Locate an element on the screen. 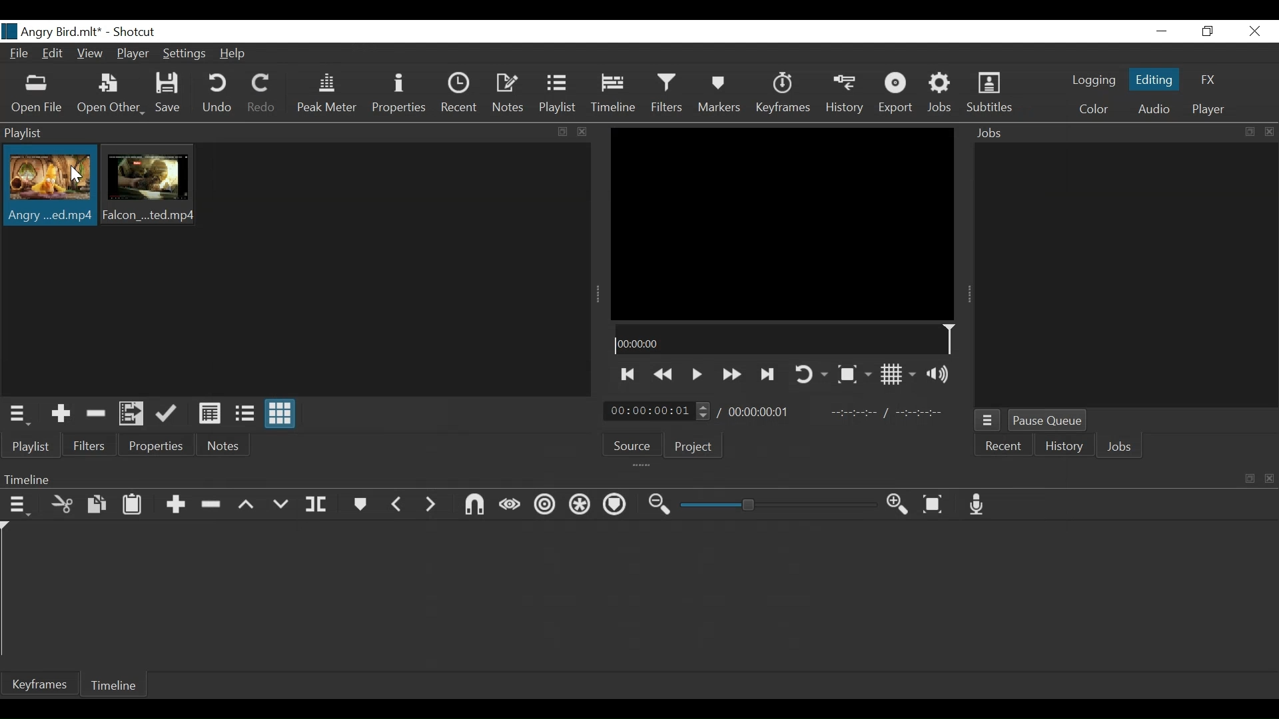 Image resolution: width=1279 pixels, height=719 pixels. Peak Meter is located at coordinates (326, 93).